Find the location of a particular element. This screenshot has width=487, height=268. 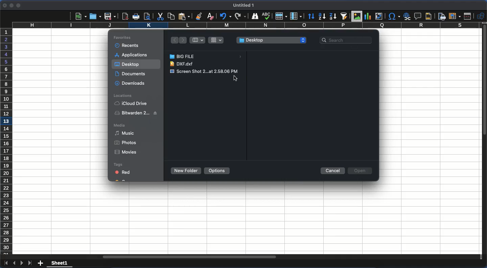

recents is located at coordinates (126, 46).